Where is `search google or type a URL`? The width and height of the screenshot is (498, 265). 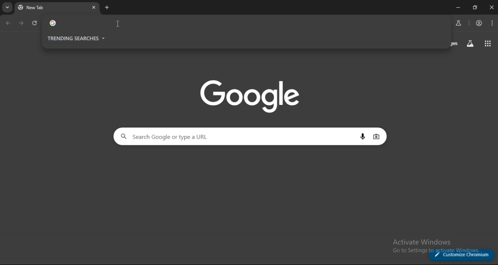 search google or type a URL is located at coordinates (238, 136).